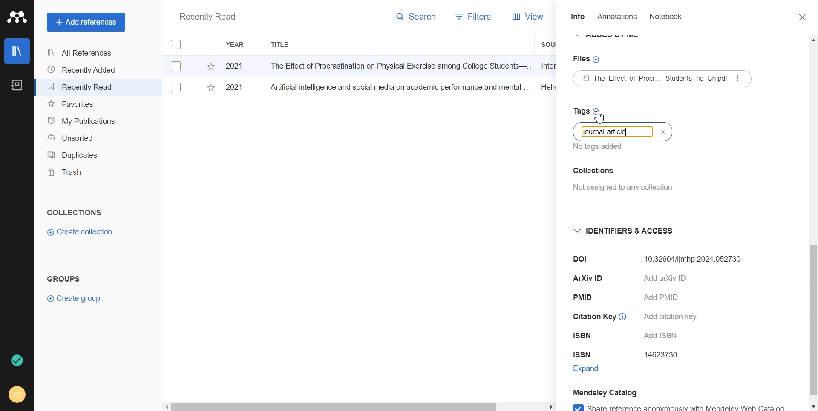  I want to click on Unsorted, so click(84, 137).